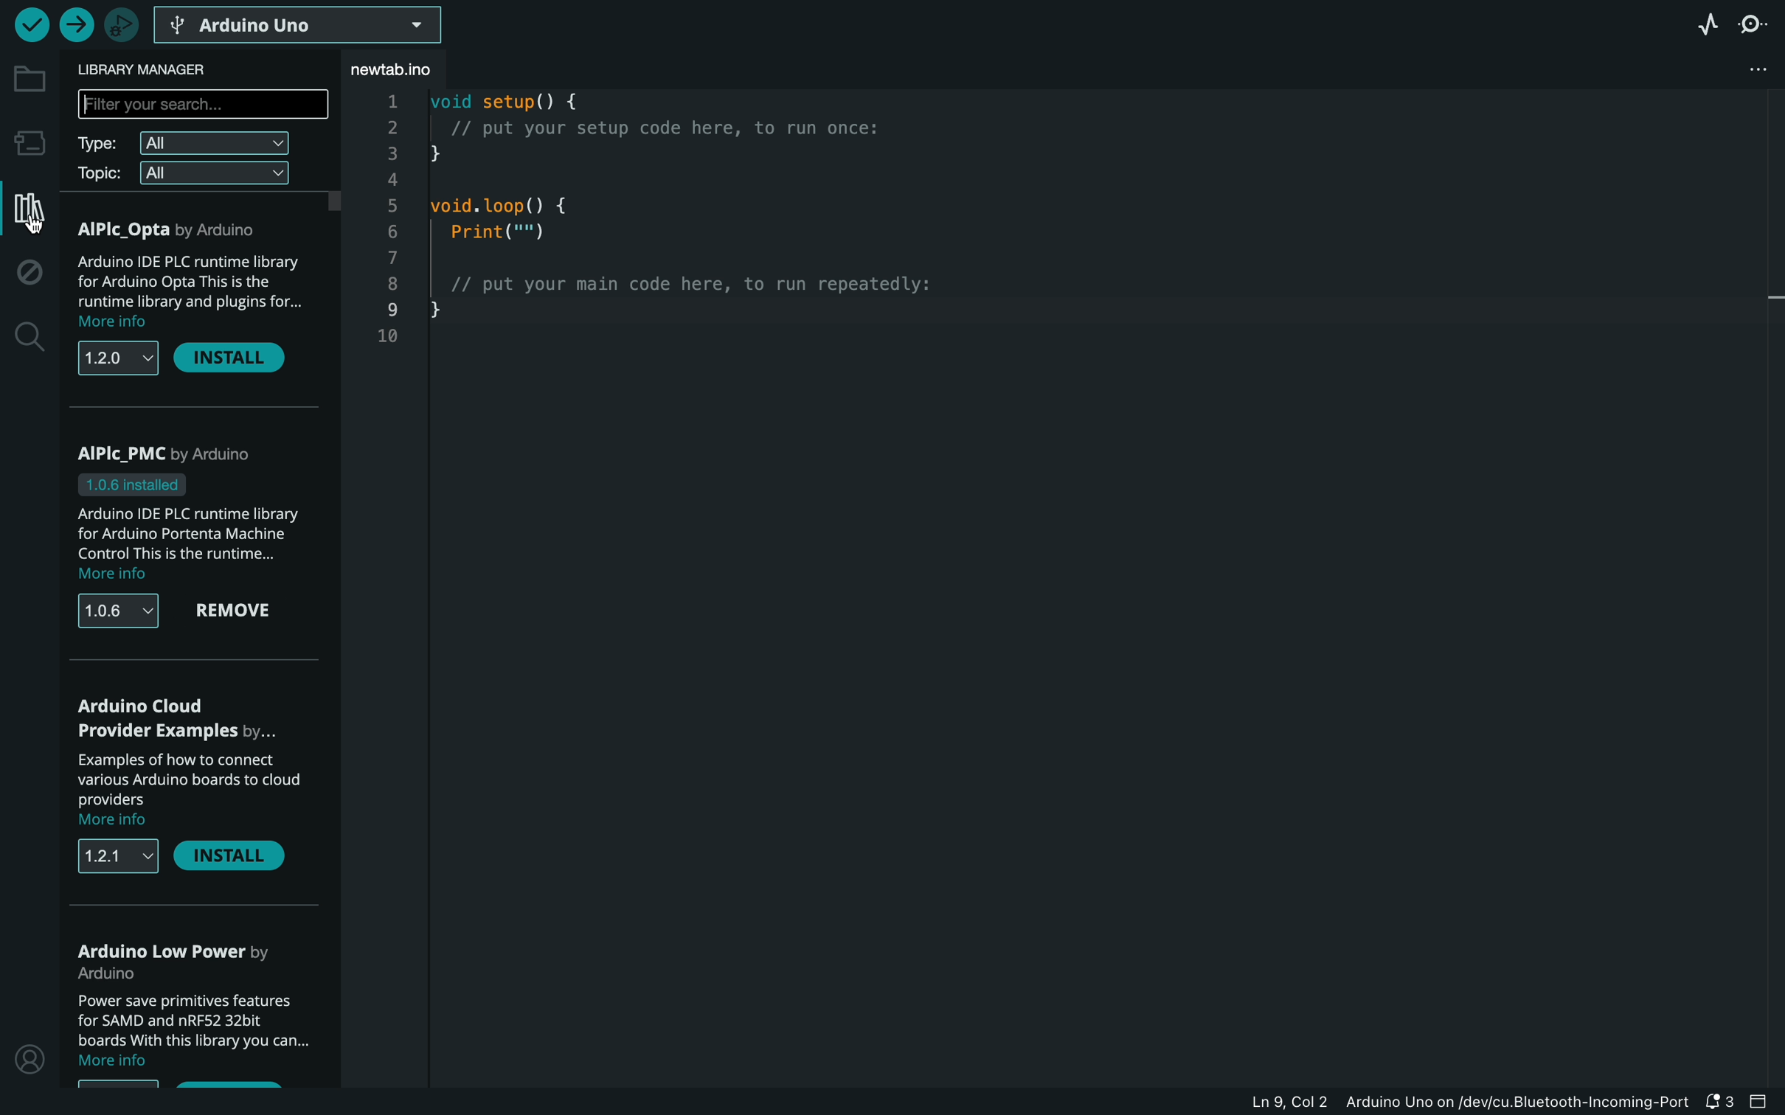 The height and width of the screenshot is (1115, 1785). What do you see at coordinates (28, 1056) in the screenshot?
I see `profile` at bounding box center [28, 1056].